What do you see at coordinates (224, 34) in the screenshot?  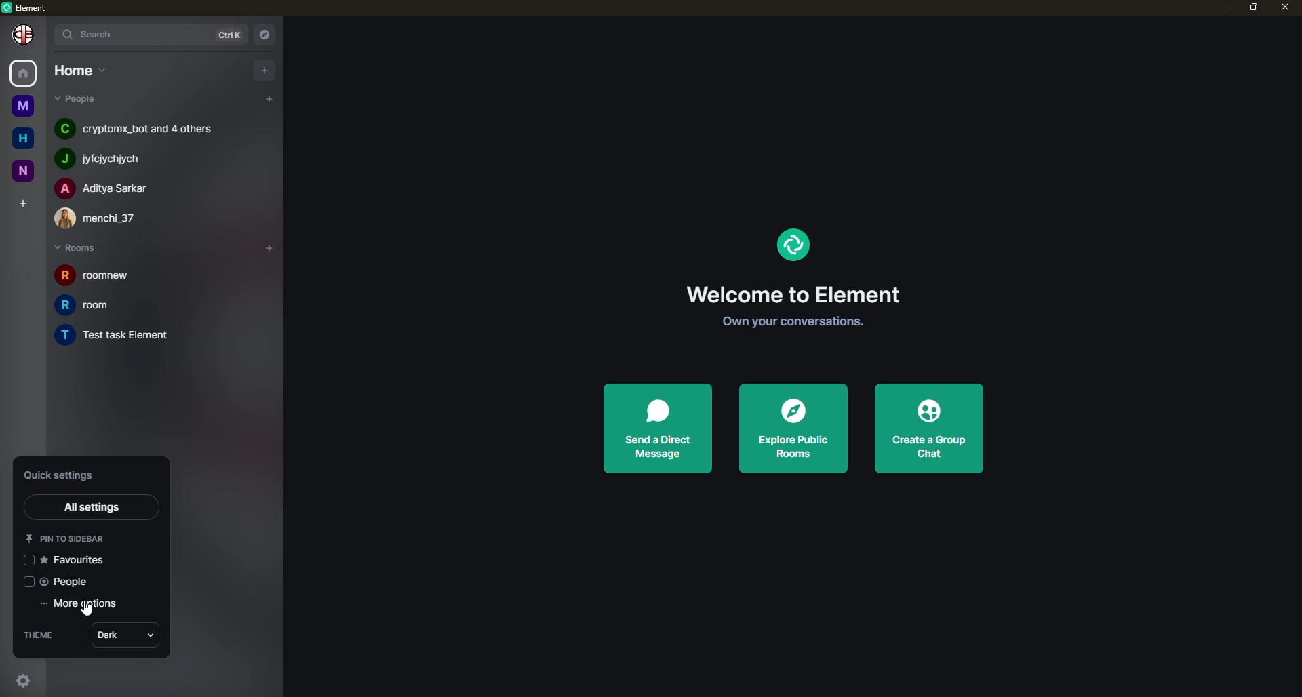 I see `ctrl K` at bounding box center [224, 34].